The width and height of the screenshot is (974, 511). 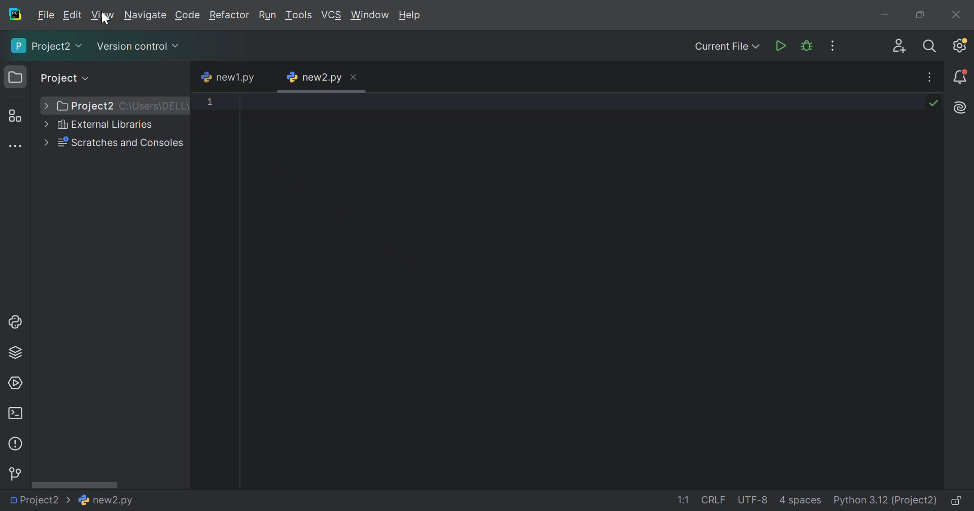 I want to click on Restore down, so click(x=922, y=15).